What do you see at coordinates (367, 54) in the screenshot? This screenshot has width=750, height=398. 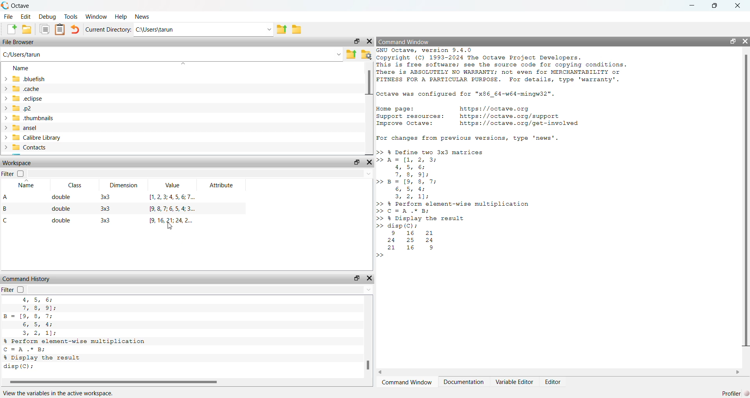 I see `Folder Settings` at bounding box center [367, 54].